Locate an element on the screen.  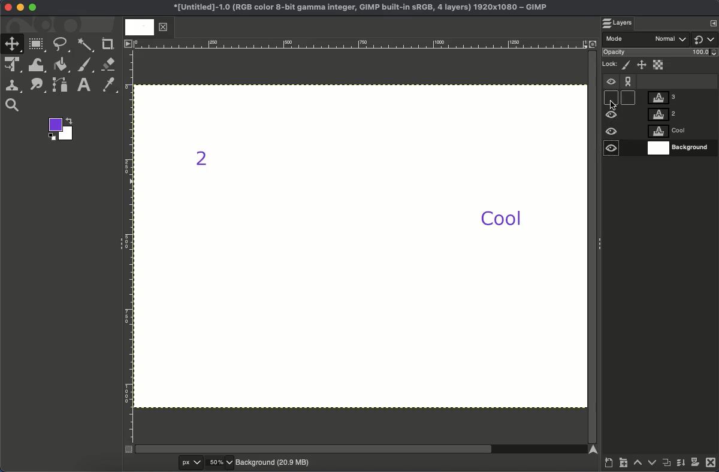
Lower layer is located at coordinates (651, 464).